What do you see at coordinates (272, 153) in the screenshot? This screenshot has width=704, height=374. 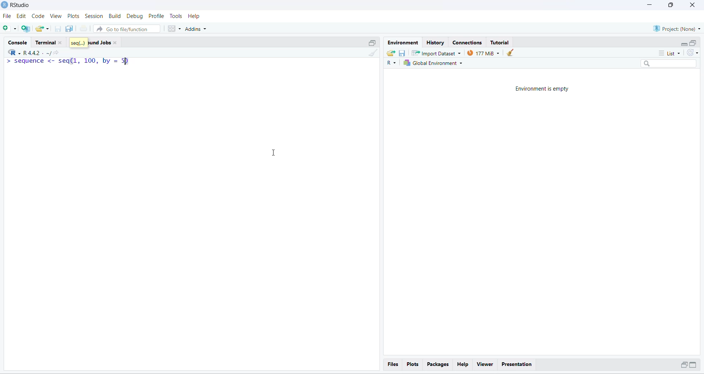 I see `cursor` at bounding box center [272, 153].